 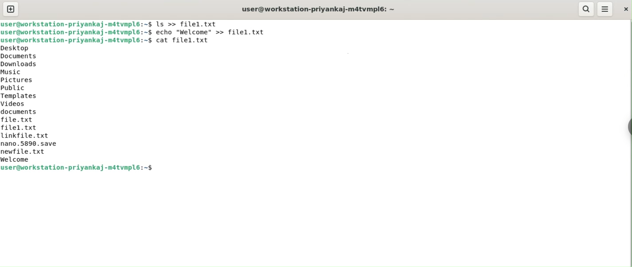 What do you see at coordinates (76, 24) in the screenshot?
I see `user@workstation-priyankaj-m4tvmpl6: ~$` at bounding box center [76, 24].